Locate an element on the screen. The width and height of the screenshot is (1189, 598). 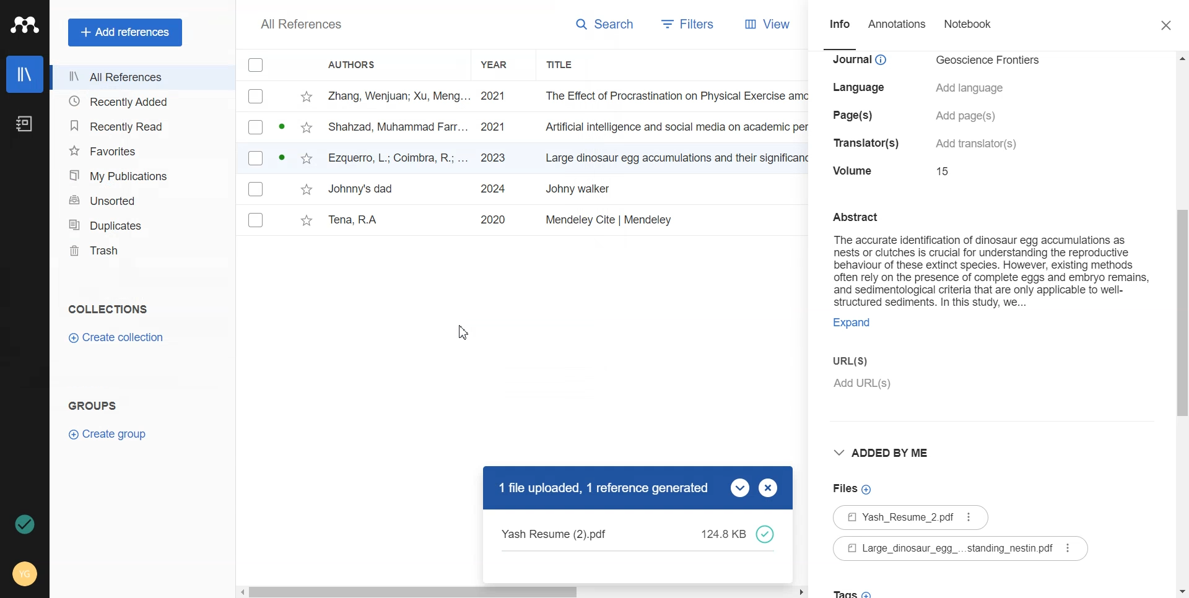
star is located at coordinates (307, 158).